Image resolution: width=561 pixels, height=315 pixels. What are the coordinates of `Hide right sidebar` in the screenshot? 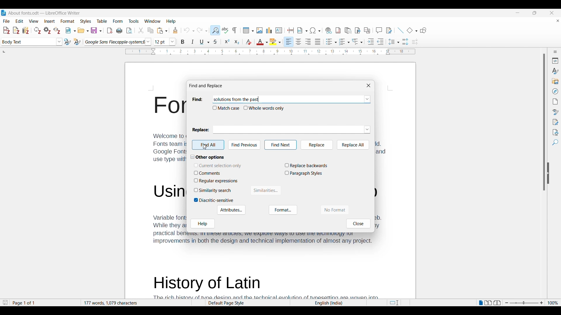 It's located at (548, 173).